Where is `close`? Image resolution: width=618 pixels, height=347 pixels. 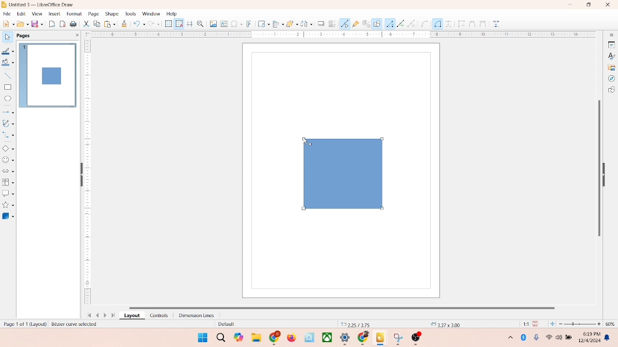
close is located at coordinates (75, 35).